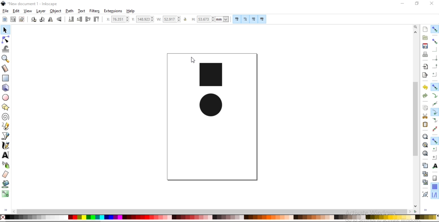  Describe the element at coordinates (262, 19) in the screenshot. I see `move patterns along with object` at that location.